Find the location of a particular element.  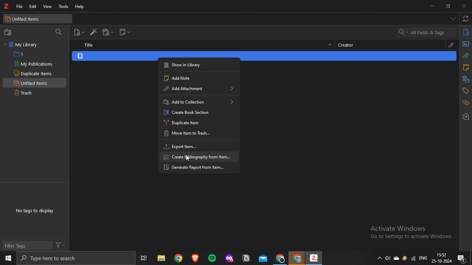

chrome is located at coordinates (178, 258).